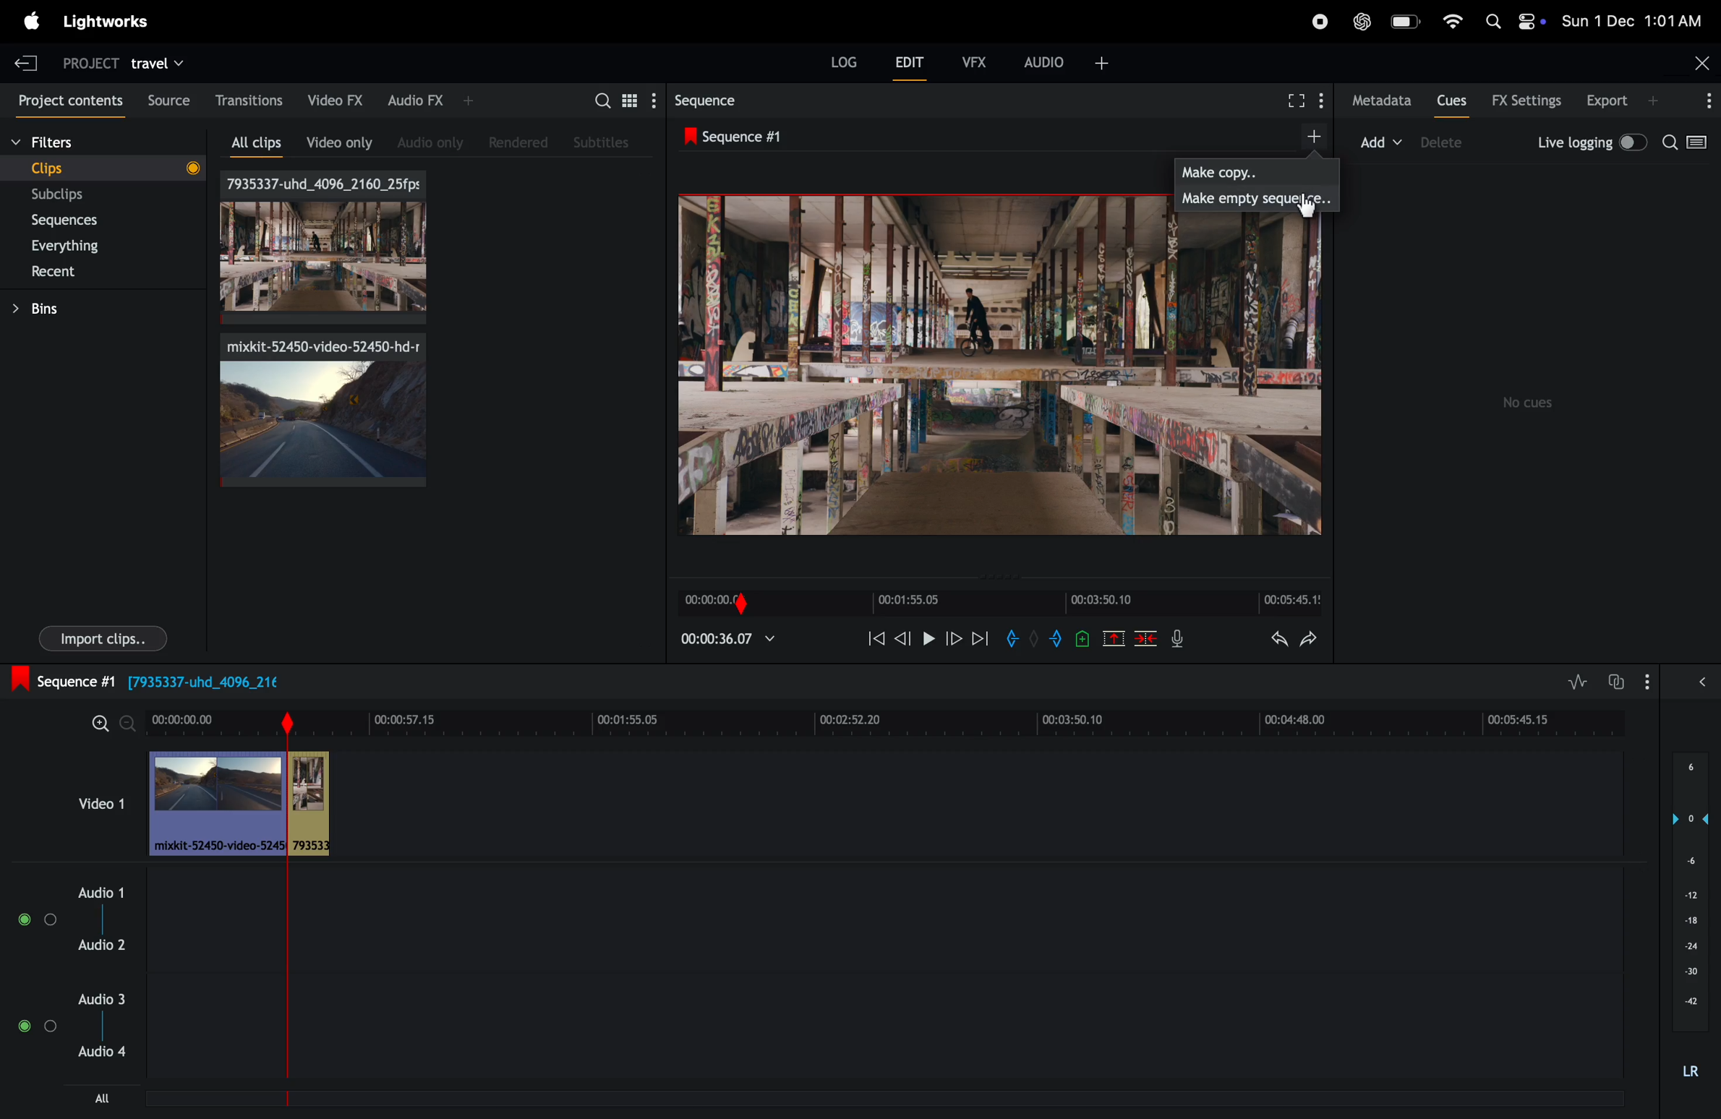 This screenshot has height=1119, width=1721. Describe the element at coordinates (1531, 403) in the screenshot. I see `no cues` at that location.